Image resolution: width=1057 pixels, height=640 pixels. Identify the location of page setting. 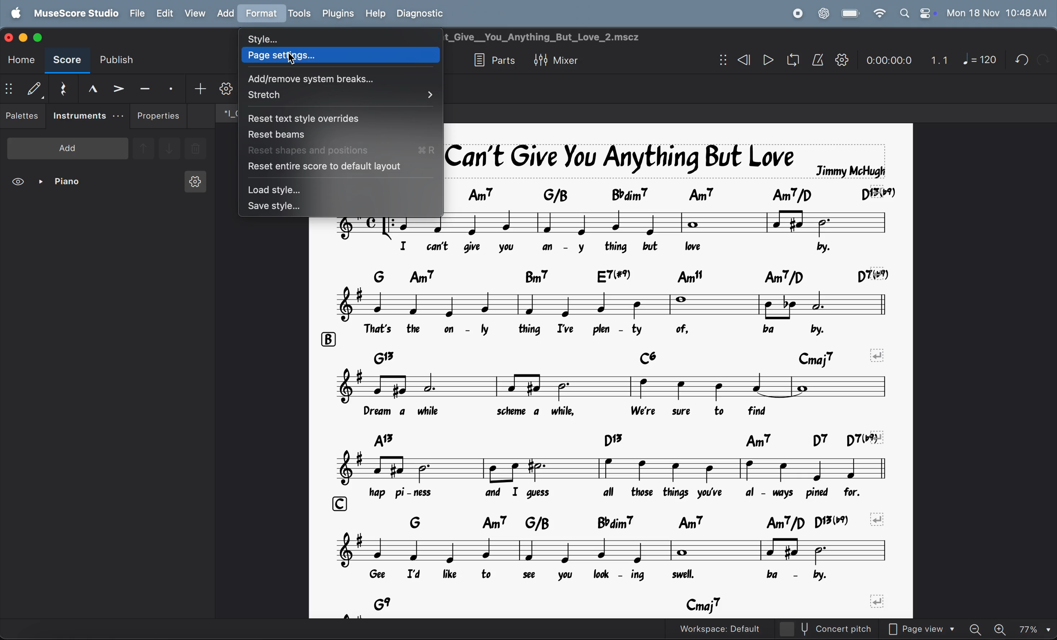
(345, 55).